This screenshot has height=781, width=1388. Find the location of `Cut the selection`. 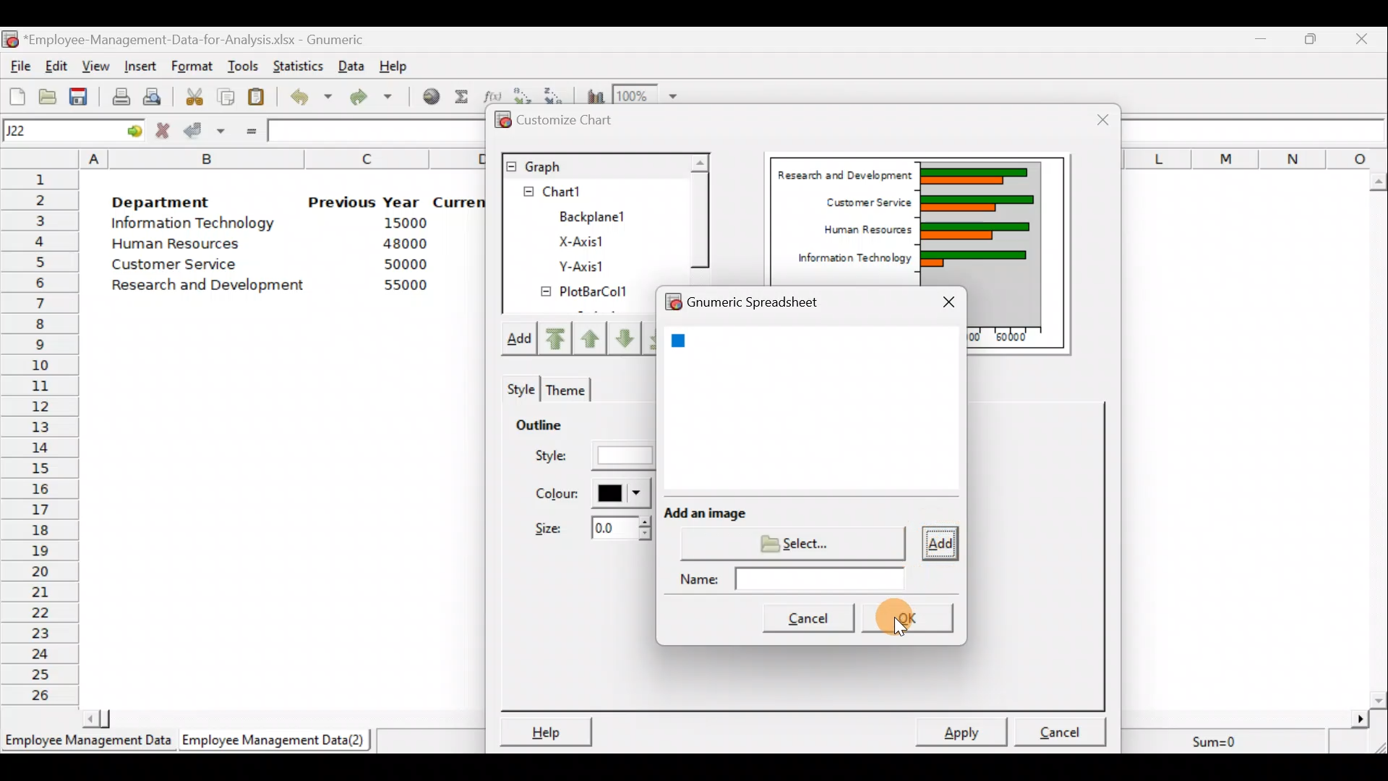

Cut the selection is located at coordinates (196, 99).